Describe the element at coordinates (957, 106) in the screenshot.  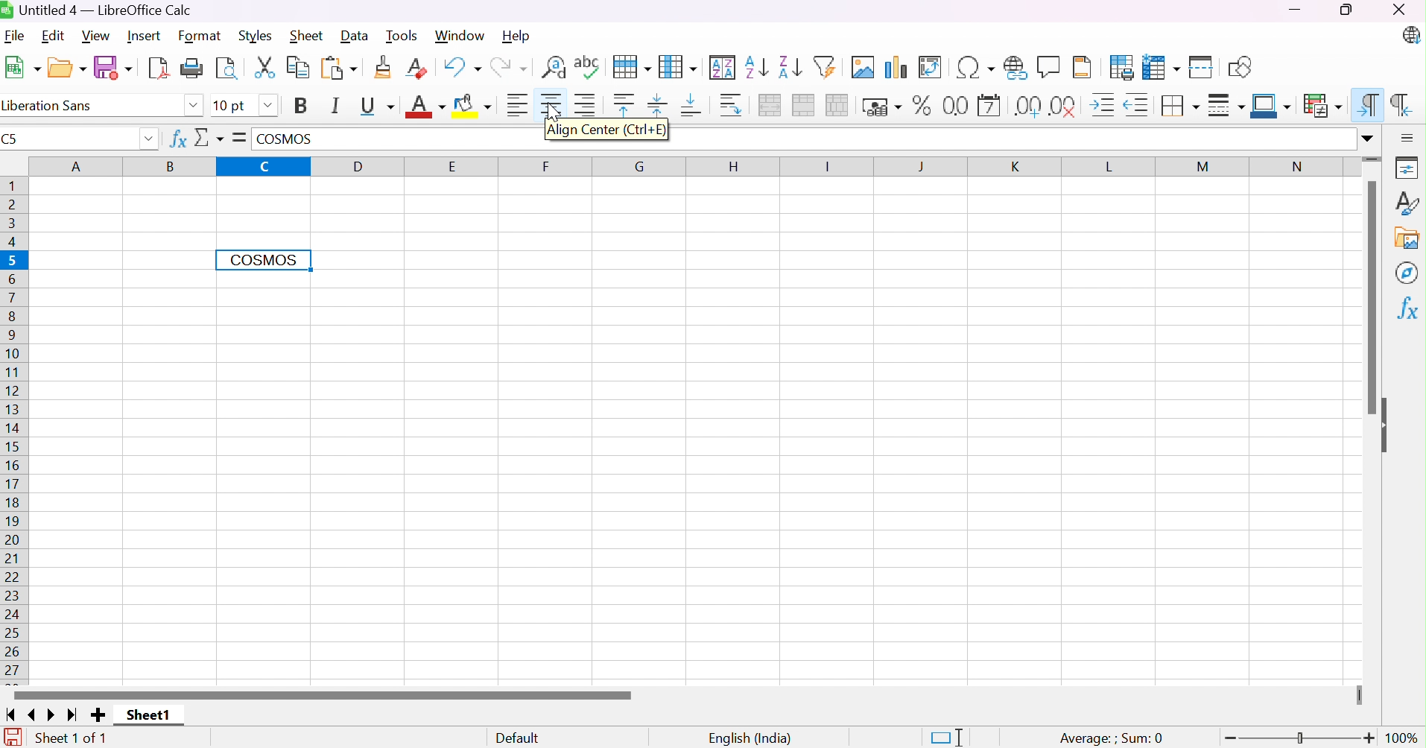
I see `Format as Number` at that location.